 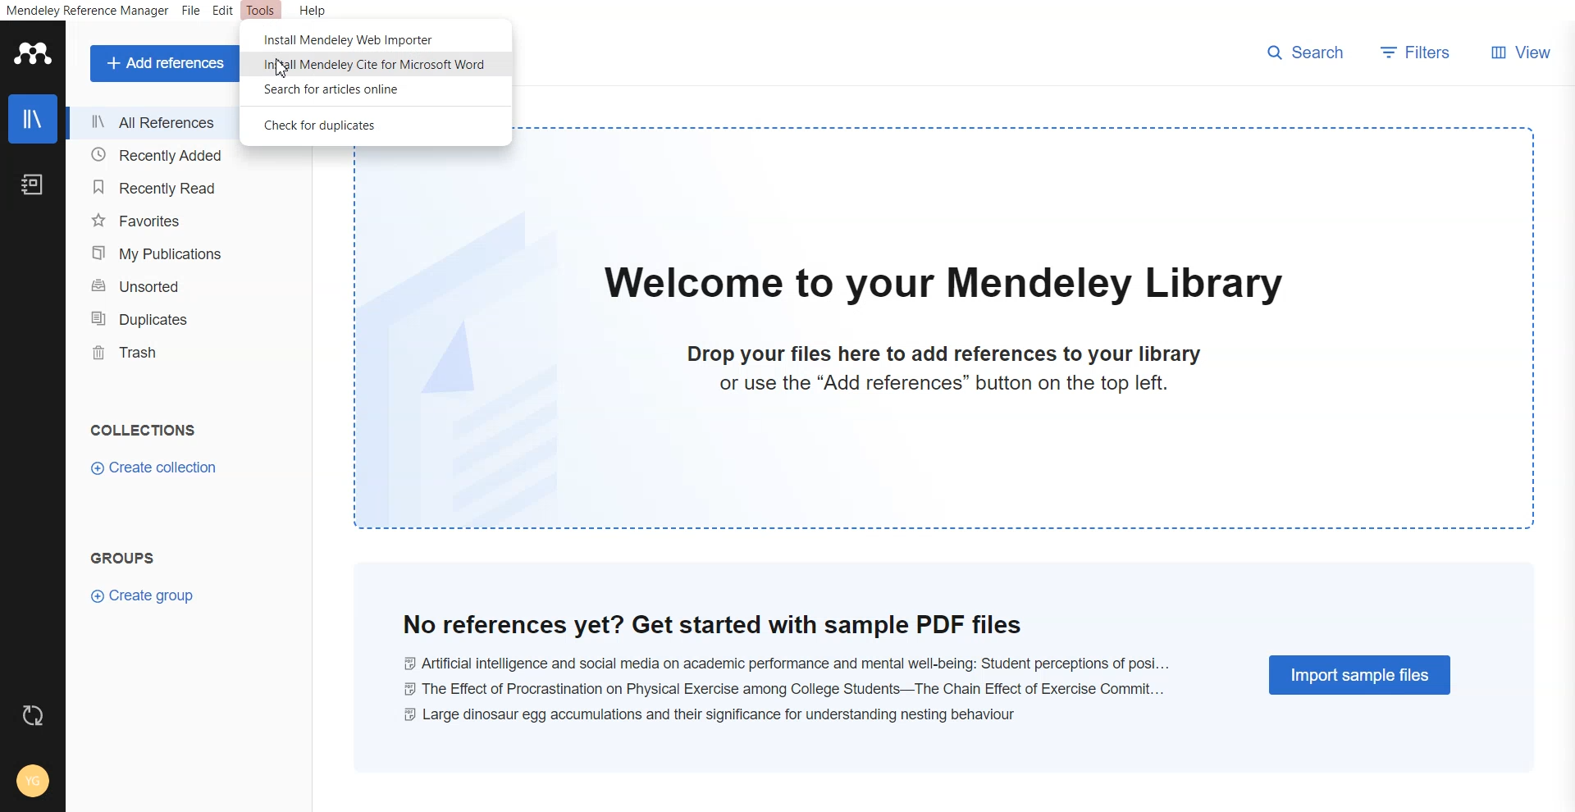 I want to click on collections, so click(x=144, y=429).